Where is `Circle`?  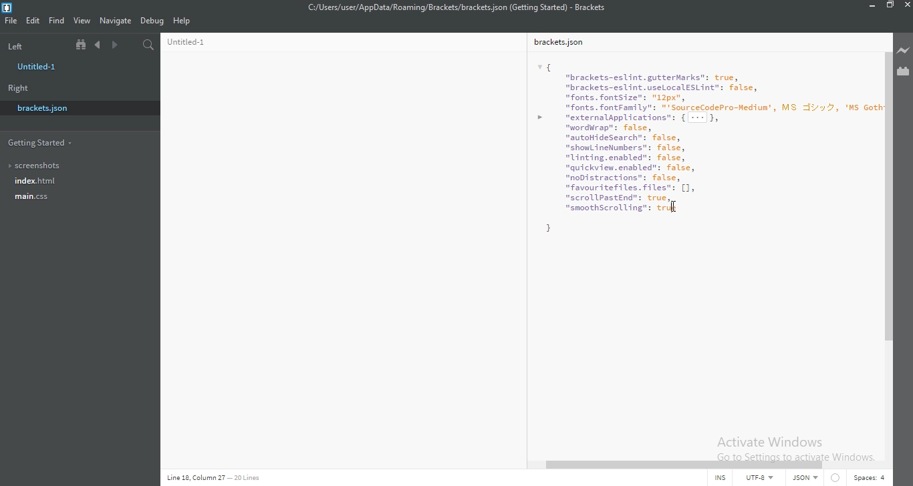
Circle is located at coordinates (840, 479).